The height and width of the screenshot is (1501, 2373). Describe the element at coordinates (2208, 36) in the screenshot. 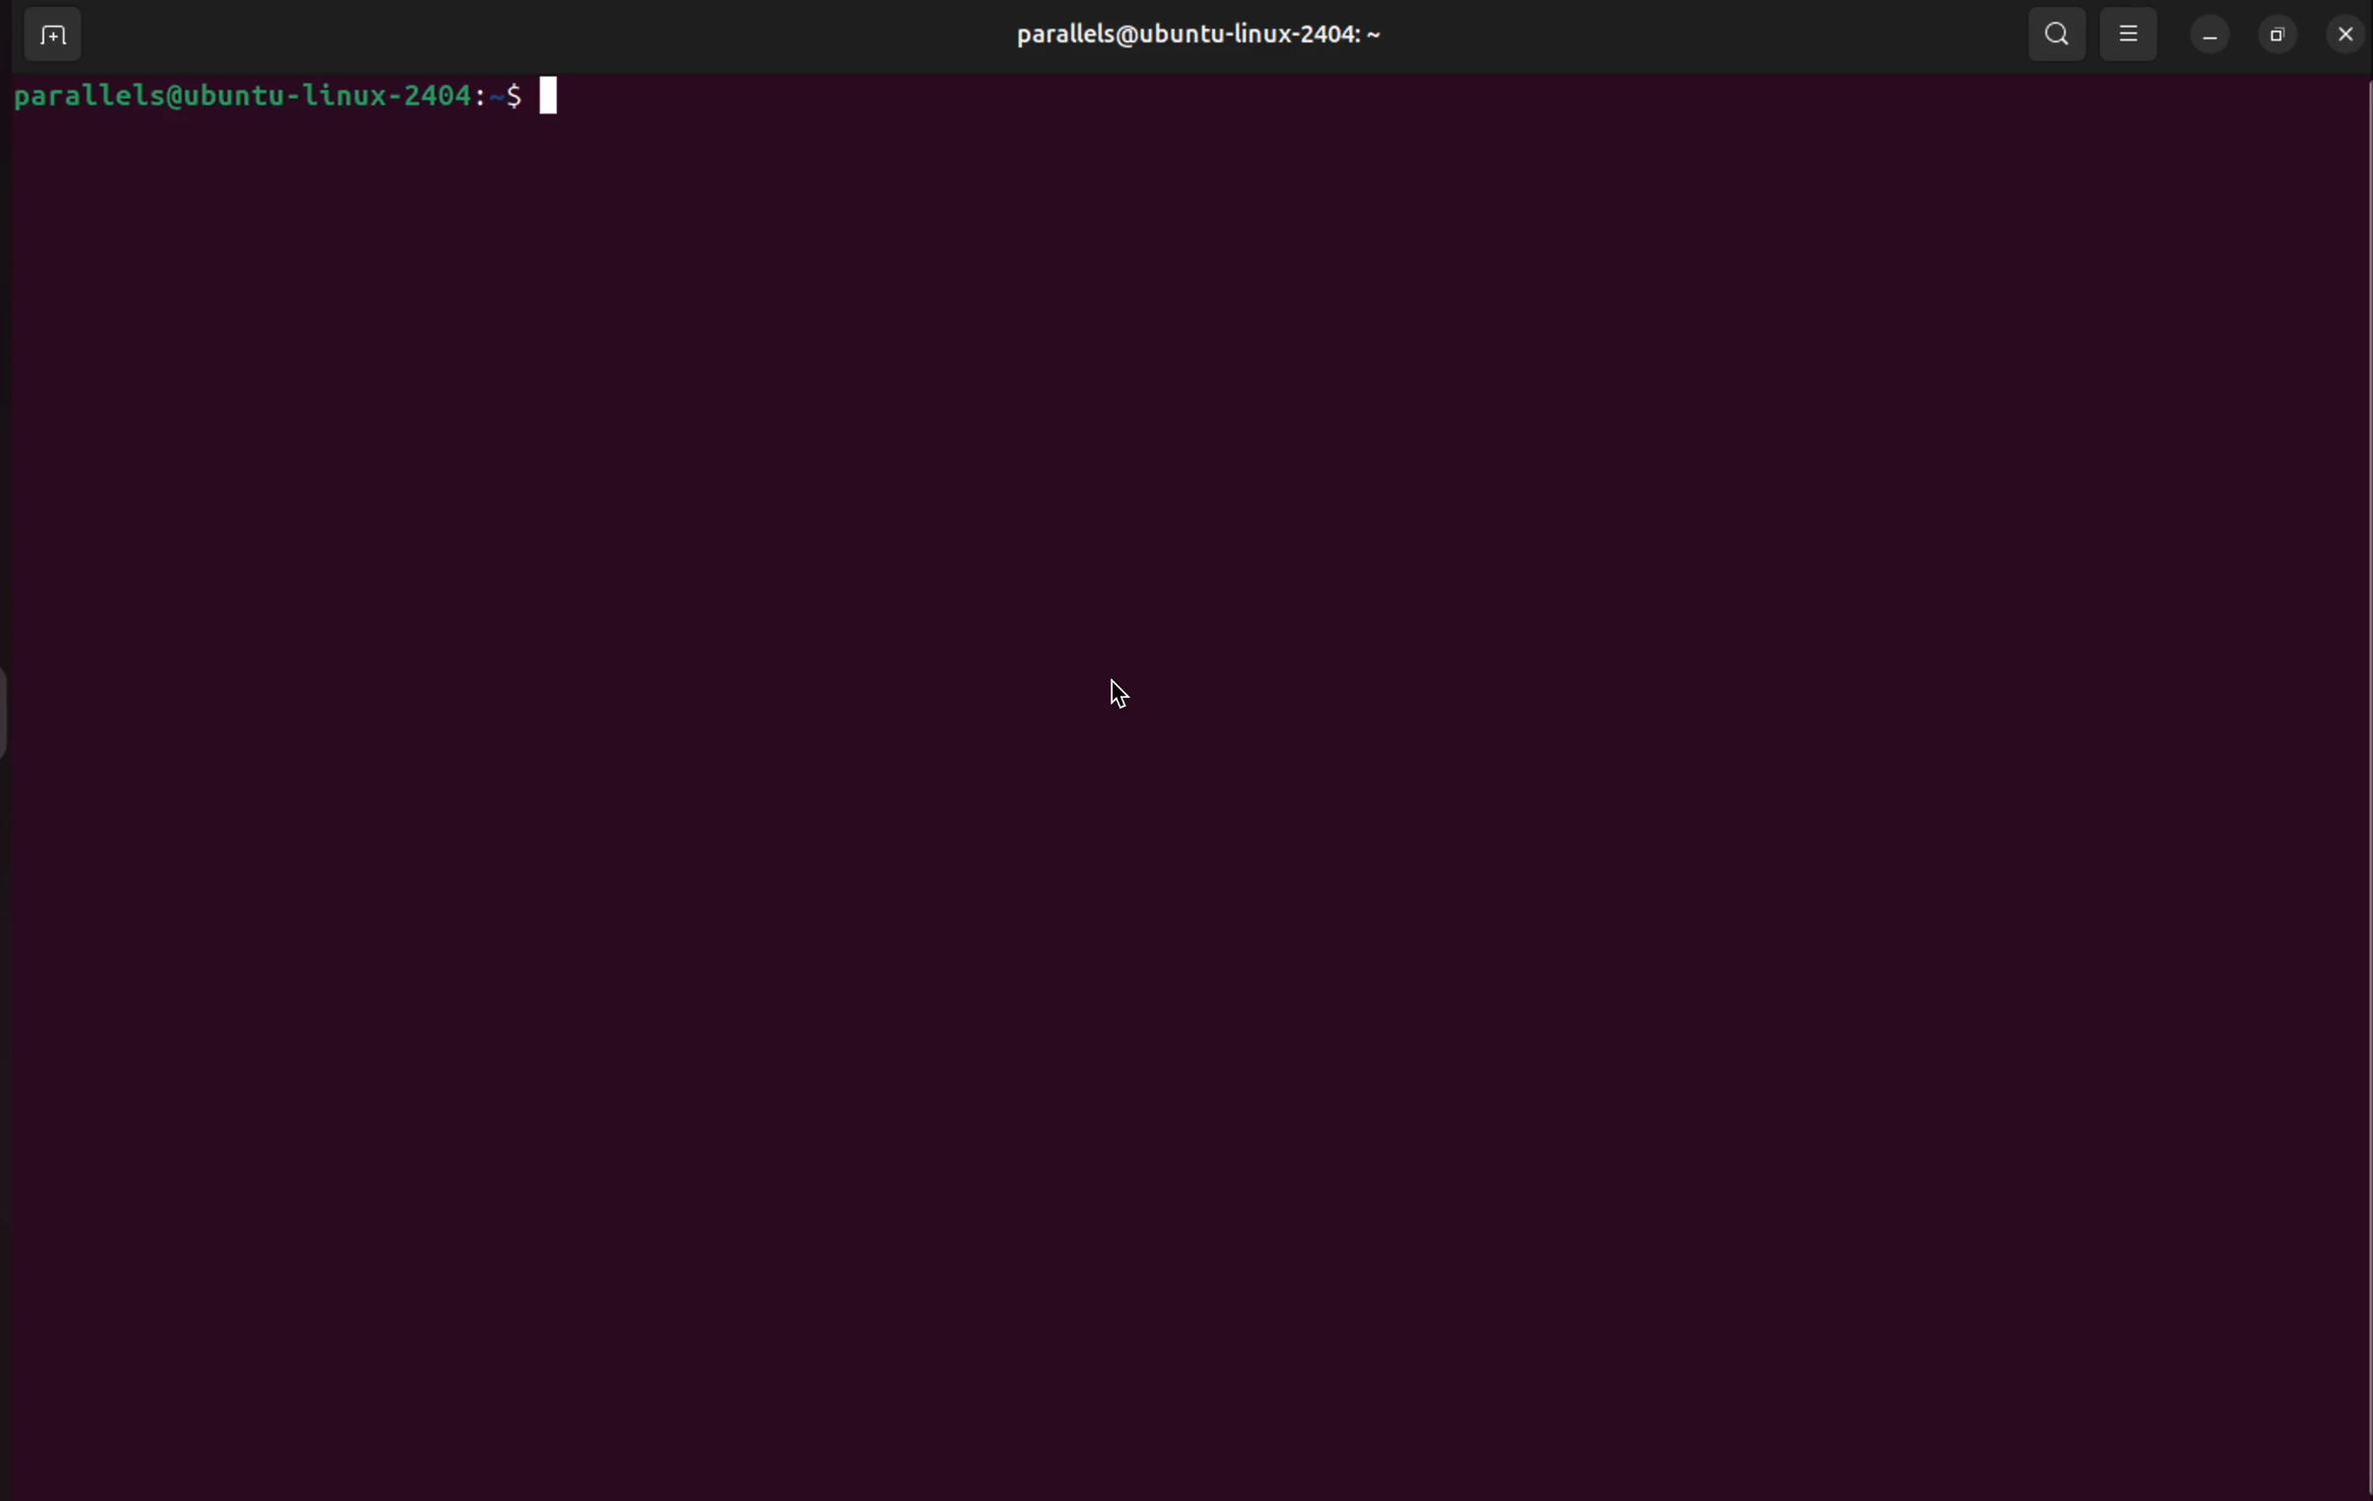

I see `minimize` at that location.